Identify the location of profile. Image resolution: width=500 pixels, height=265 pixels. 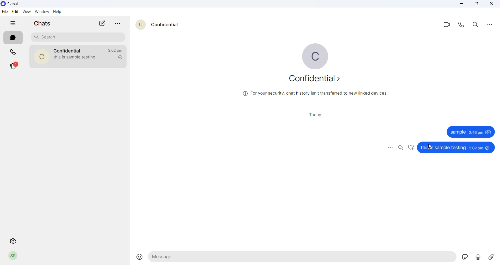
(13, 256).